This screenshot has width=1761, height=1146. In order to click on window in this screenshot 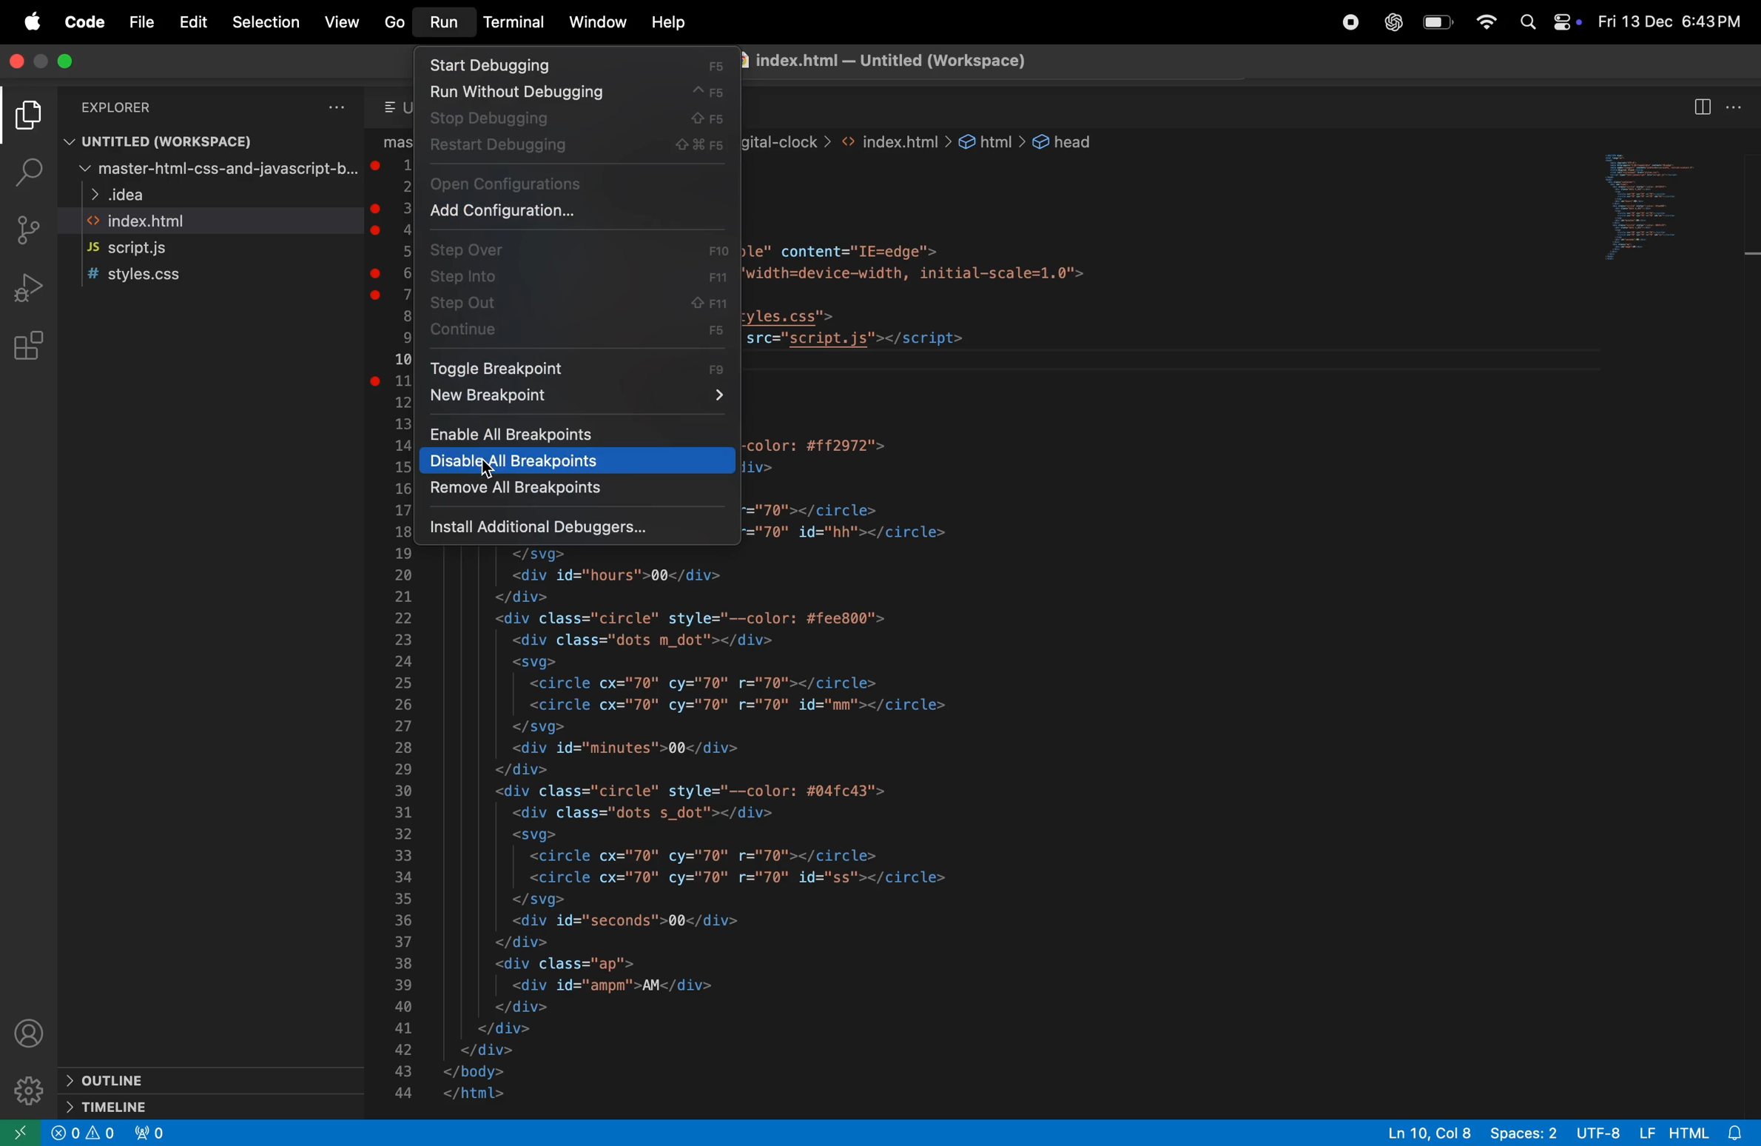, I will do `click(598, 22)`.